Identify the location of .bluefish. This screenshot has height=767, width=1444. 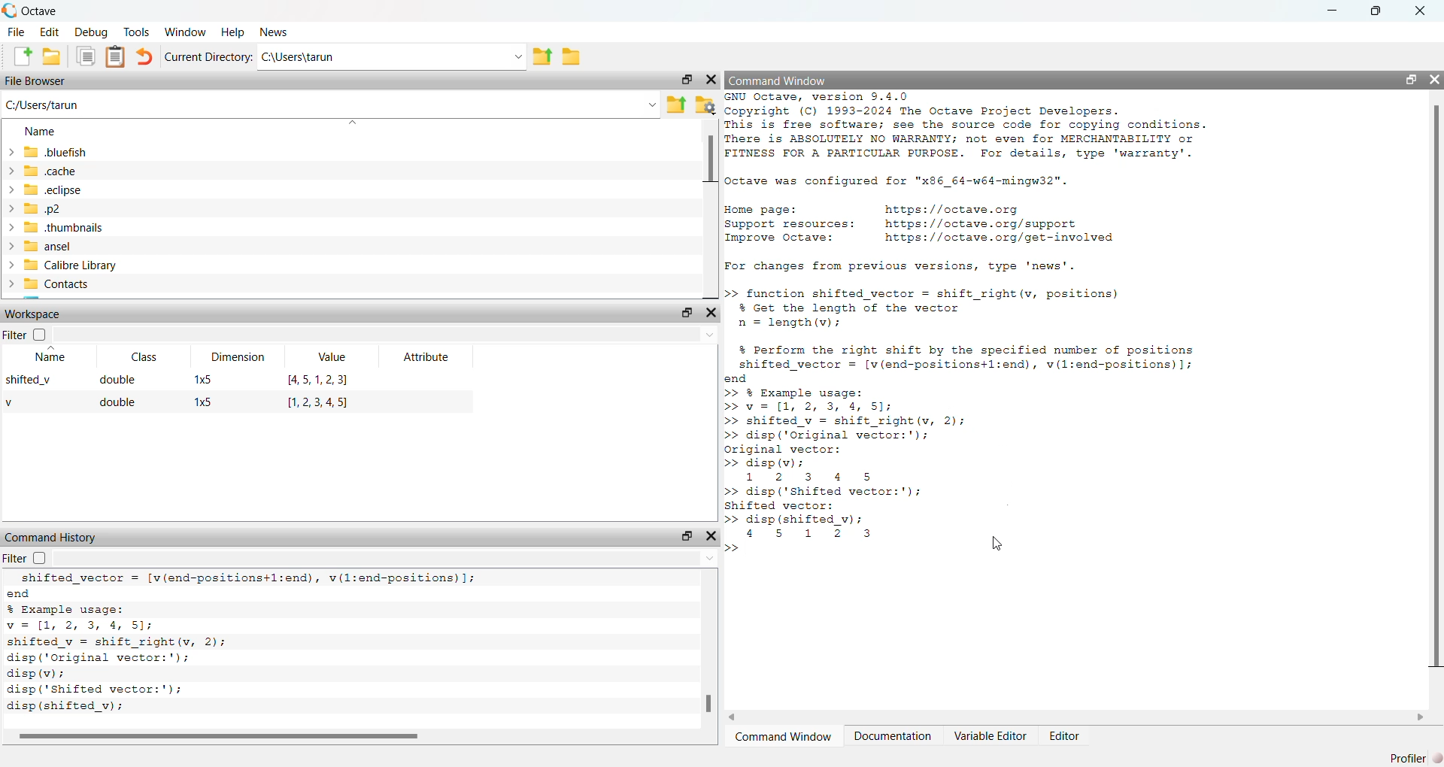
(102, 153).